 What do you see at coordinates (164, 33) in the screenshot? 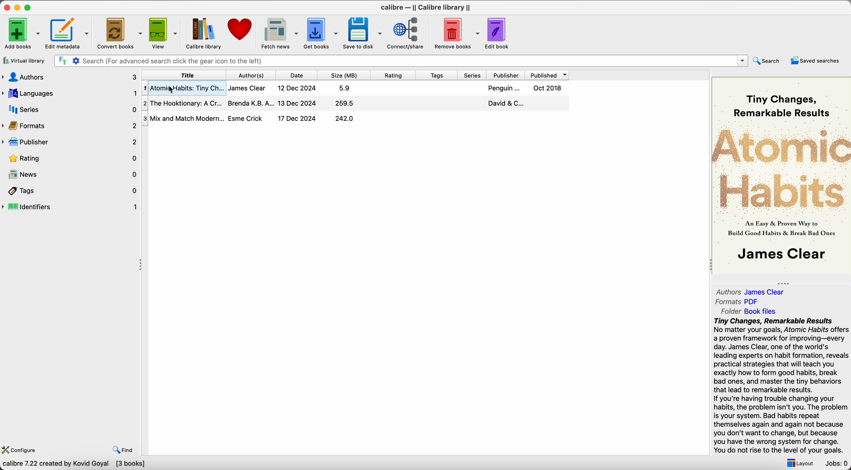
I see `view` at bounding box center [164, 33].